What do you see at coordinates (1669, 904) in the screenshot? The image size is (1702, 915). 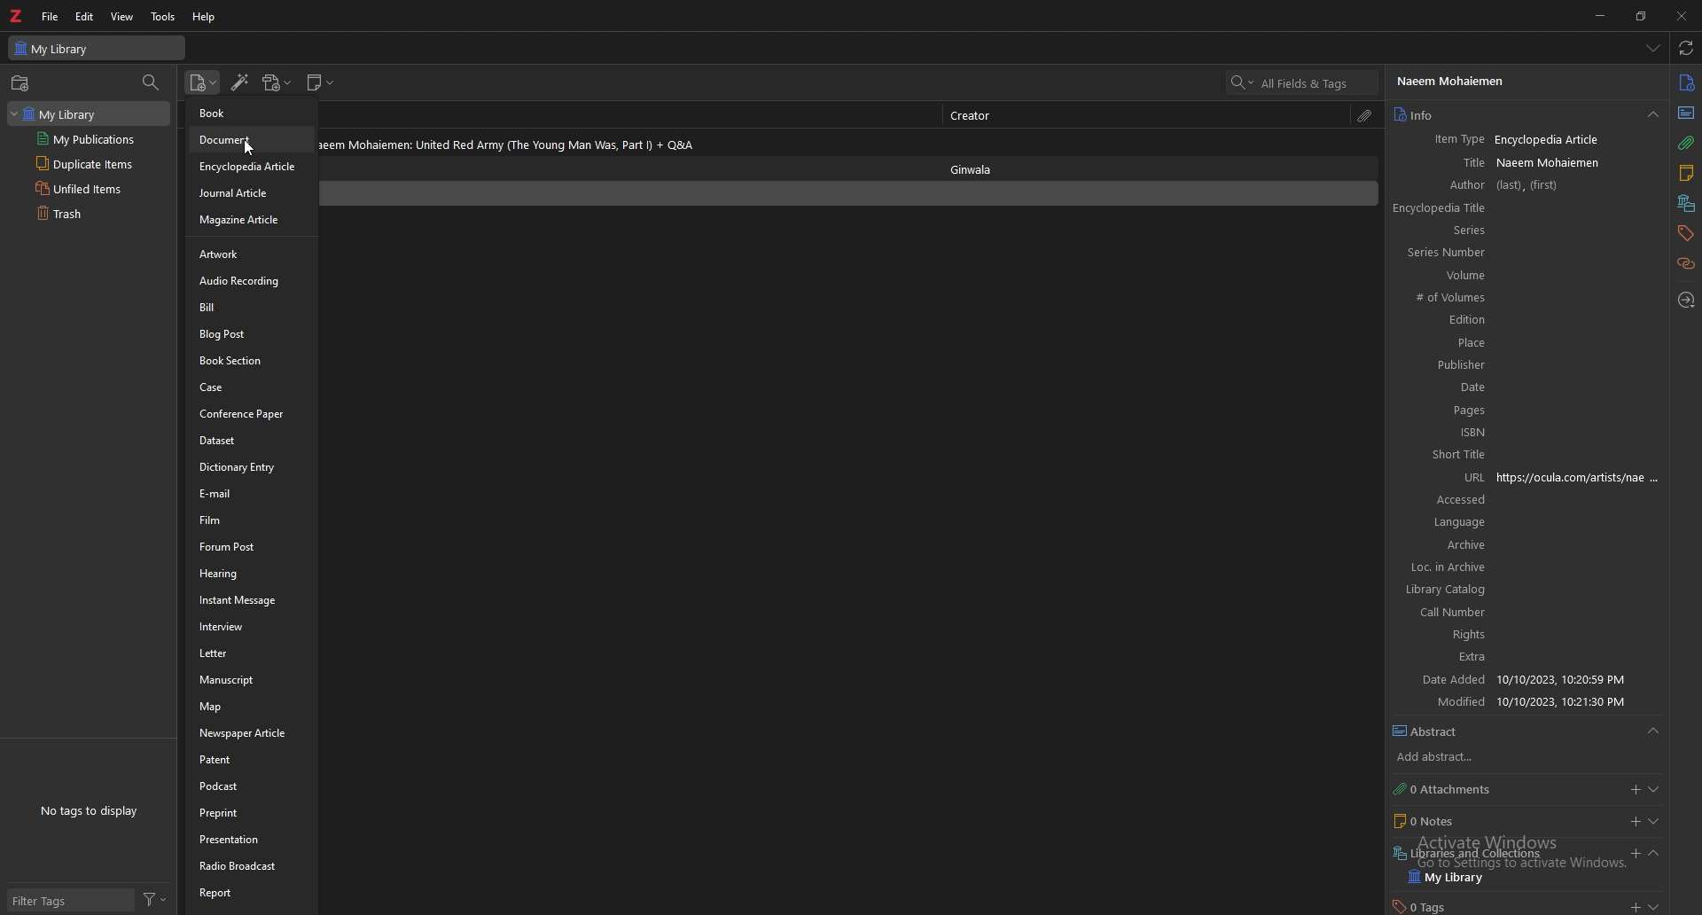 I see `expand section` at bounding box center [1669, 904].